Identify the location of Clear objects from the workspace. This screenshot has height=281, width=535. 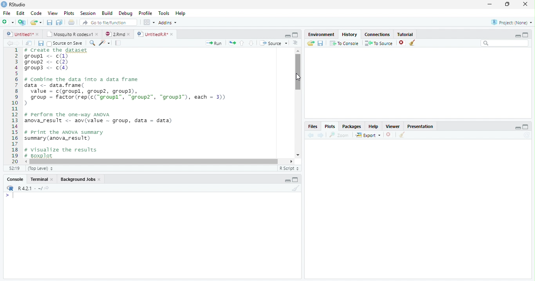
(412, 41).